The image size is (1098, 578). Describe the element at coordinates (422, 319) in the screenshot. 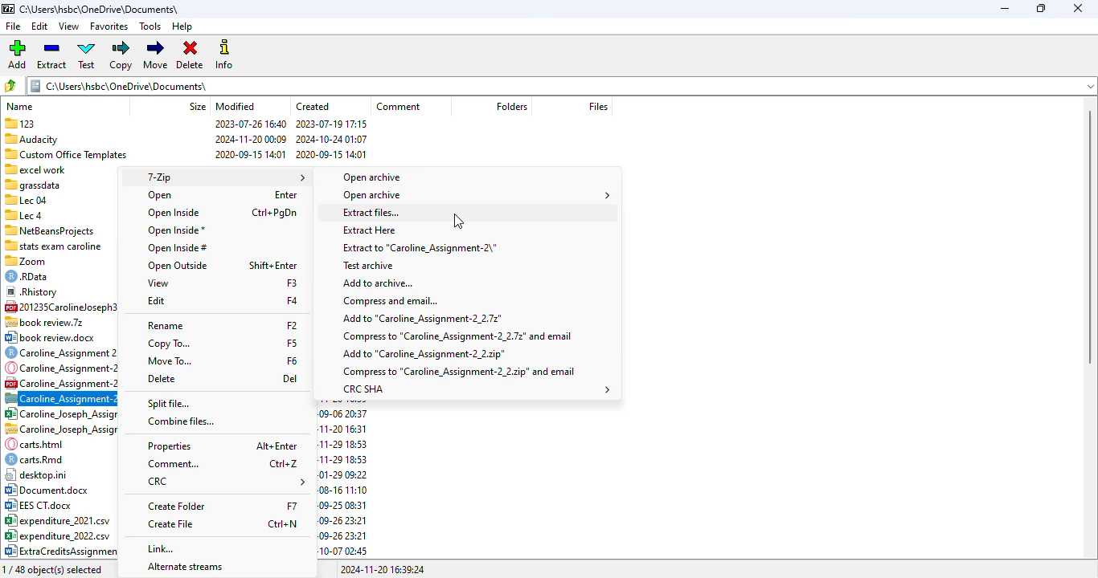

I see `add to .7z file` at that location.